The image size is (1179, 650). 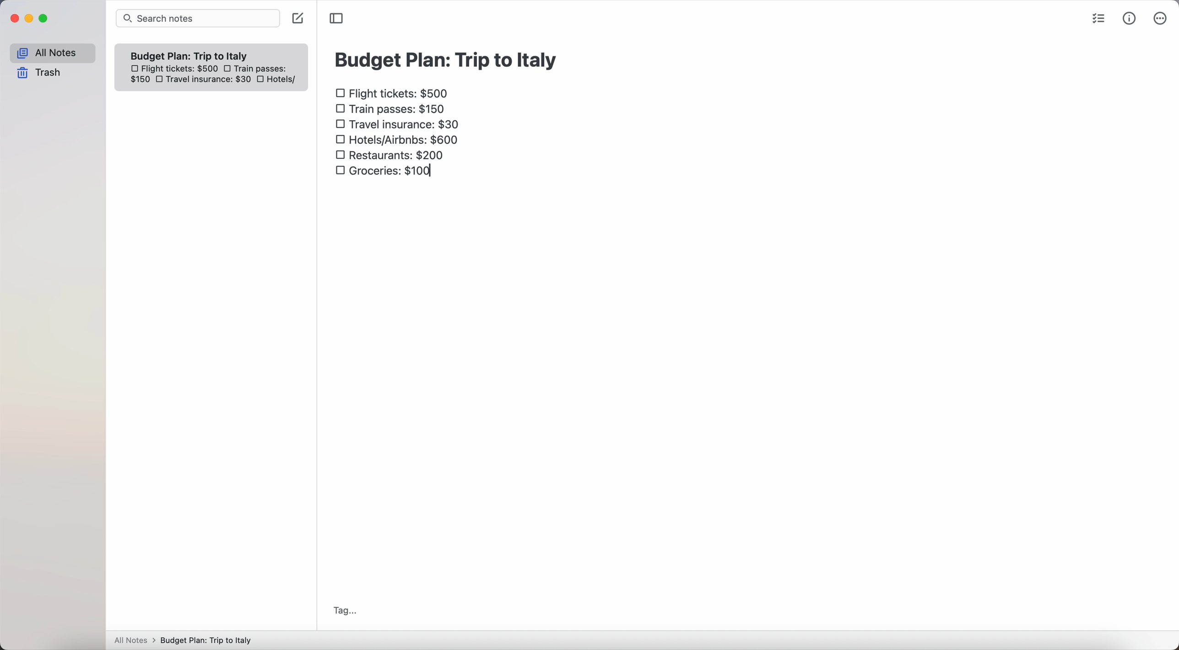 I want to click on maximize, so click(x=46, y=19).